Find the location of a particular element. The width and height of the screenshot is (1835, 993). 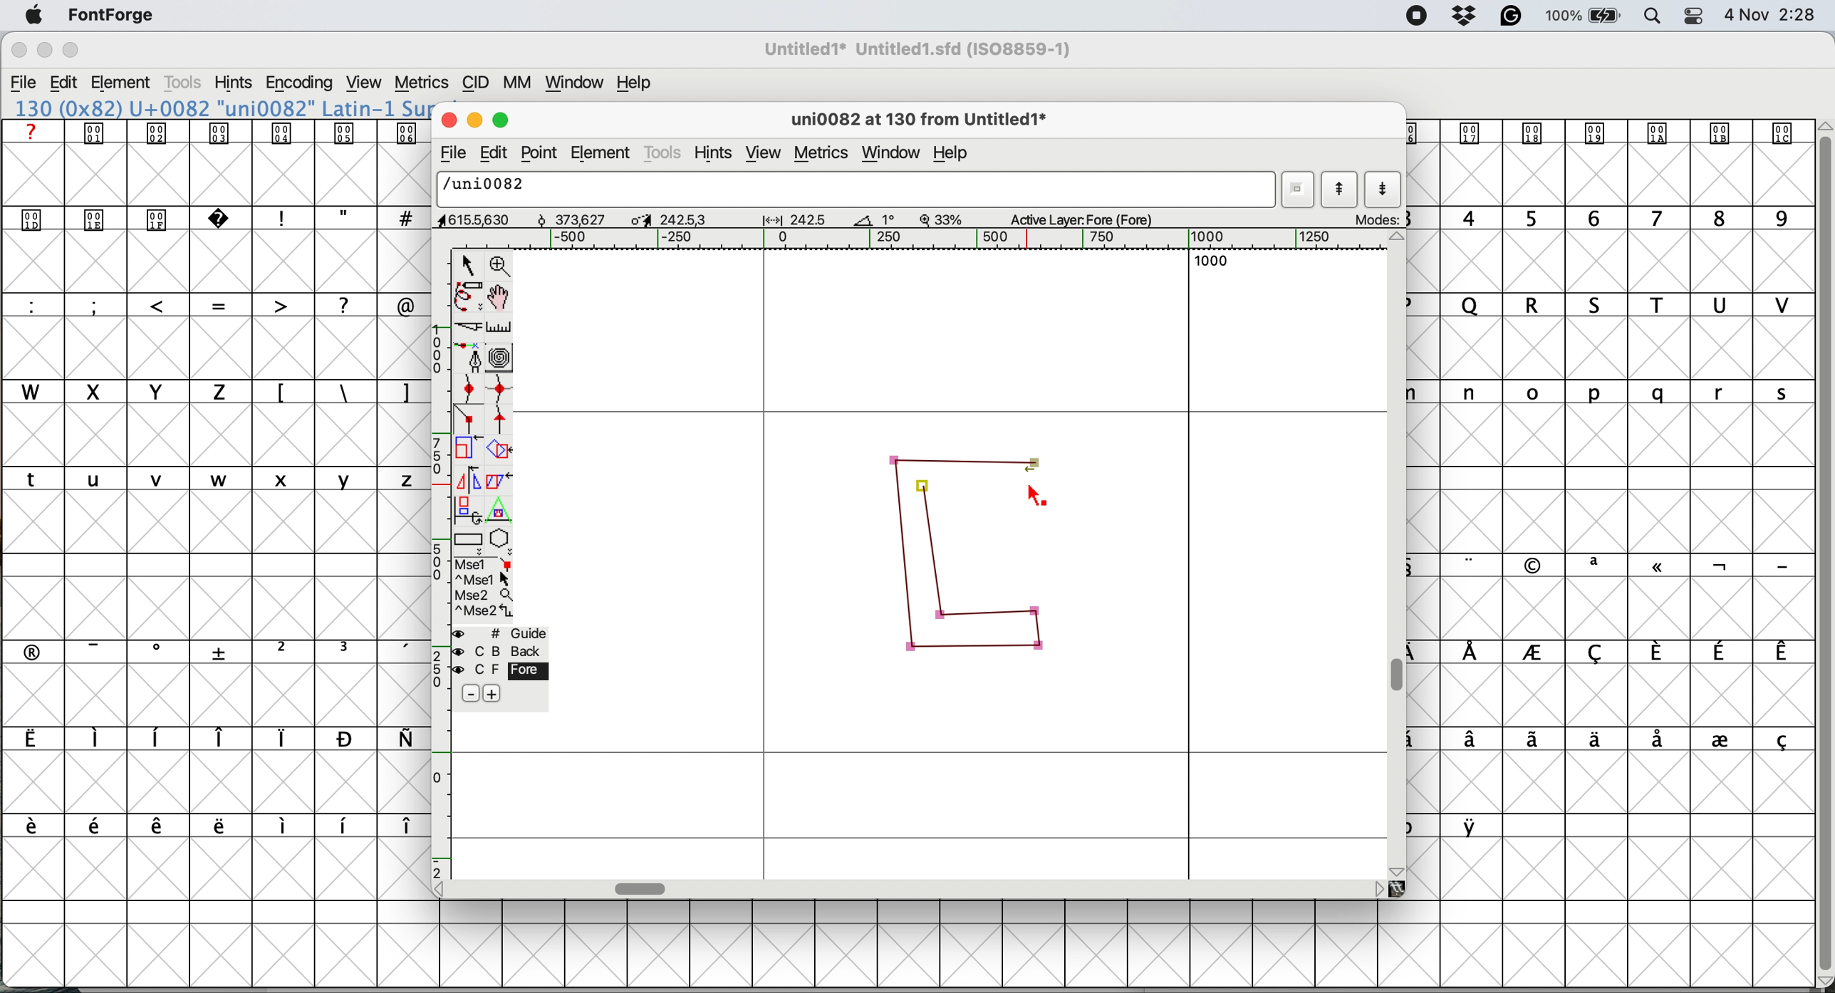

symbols is located at coordinates (222, 826).